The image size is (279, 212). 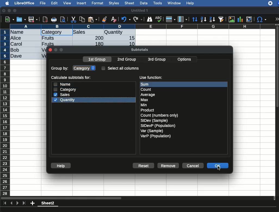 I want to click on undo, so click(x=126, y=19).